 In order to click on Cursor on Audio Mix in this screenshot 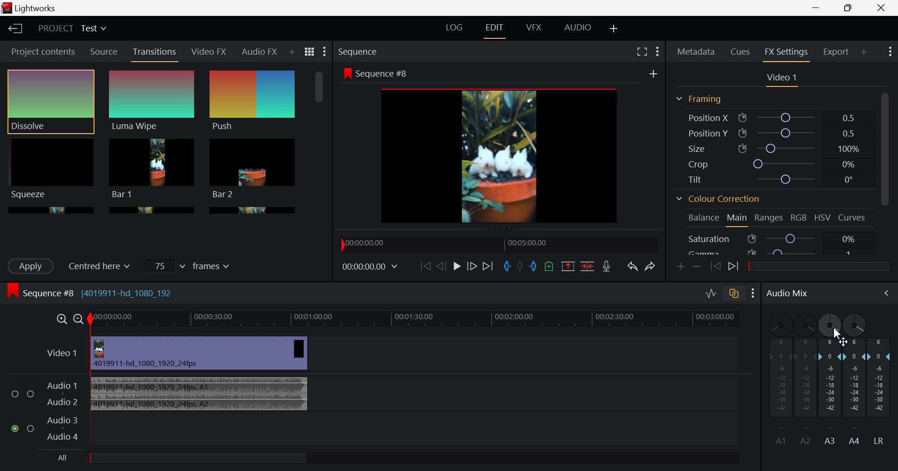, I will do `click(882, 294)`.